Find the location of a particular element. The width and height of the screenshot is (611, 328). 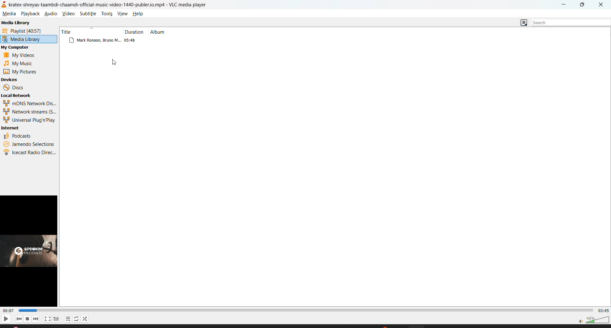

universal plug n play is located at coordinates (29, 120).